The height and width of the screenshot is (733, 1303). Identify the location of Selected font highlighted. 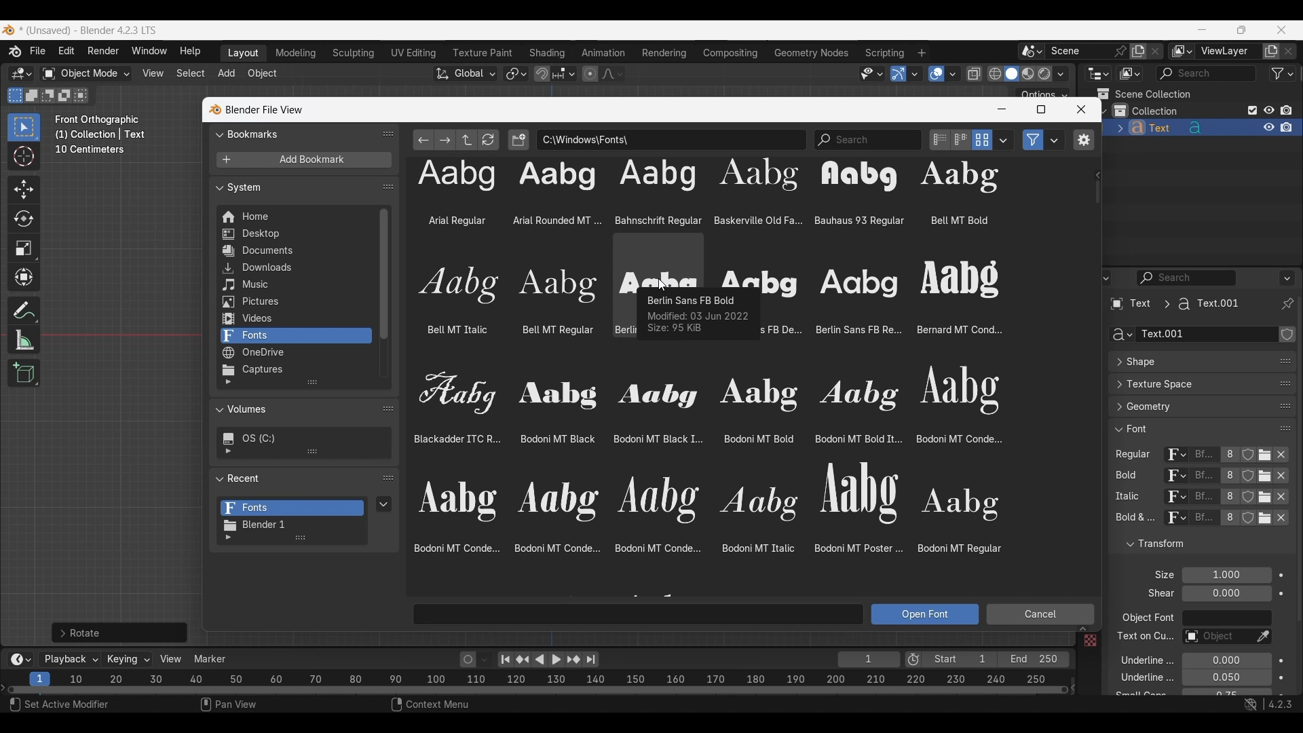
(658, 261).